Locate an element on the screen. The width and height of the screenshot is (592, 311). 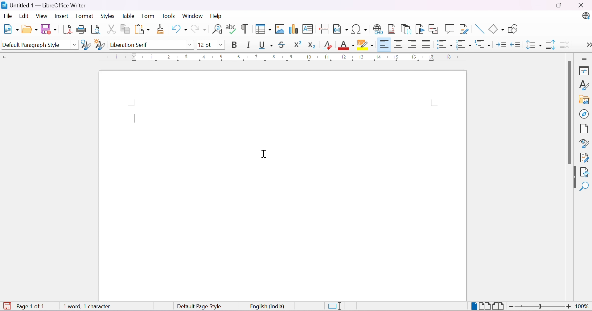
Save is located at coordinates (48, 29).